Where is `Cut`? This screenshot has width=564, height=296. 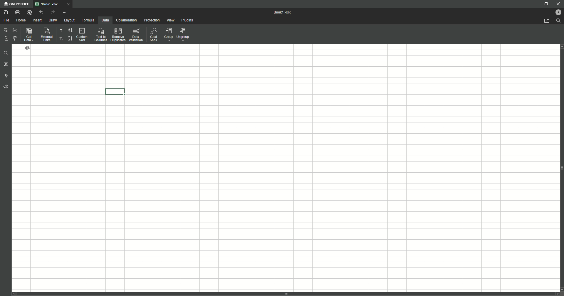 Cut is located at coordinates (15, 29).